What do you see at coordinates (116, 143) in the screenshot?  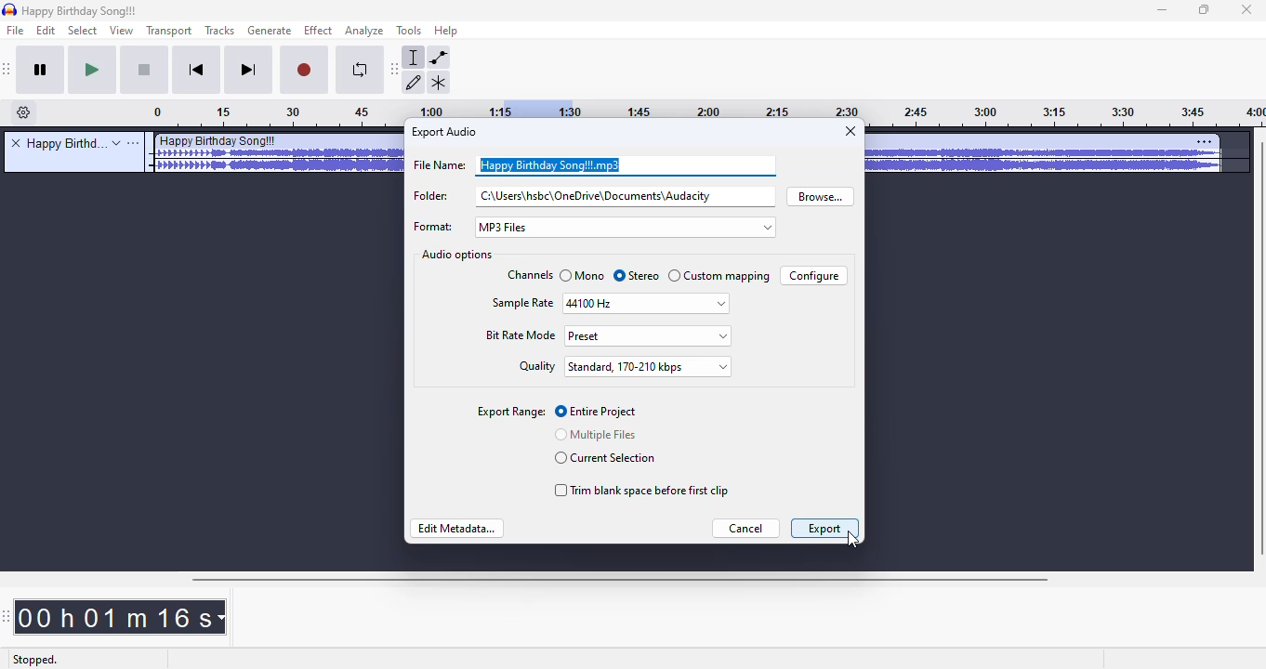 I see `expand` at bounding box center [116, 143].